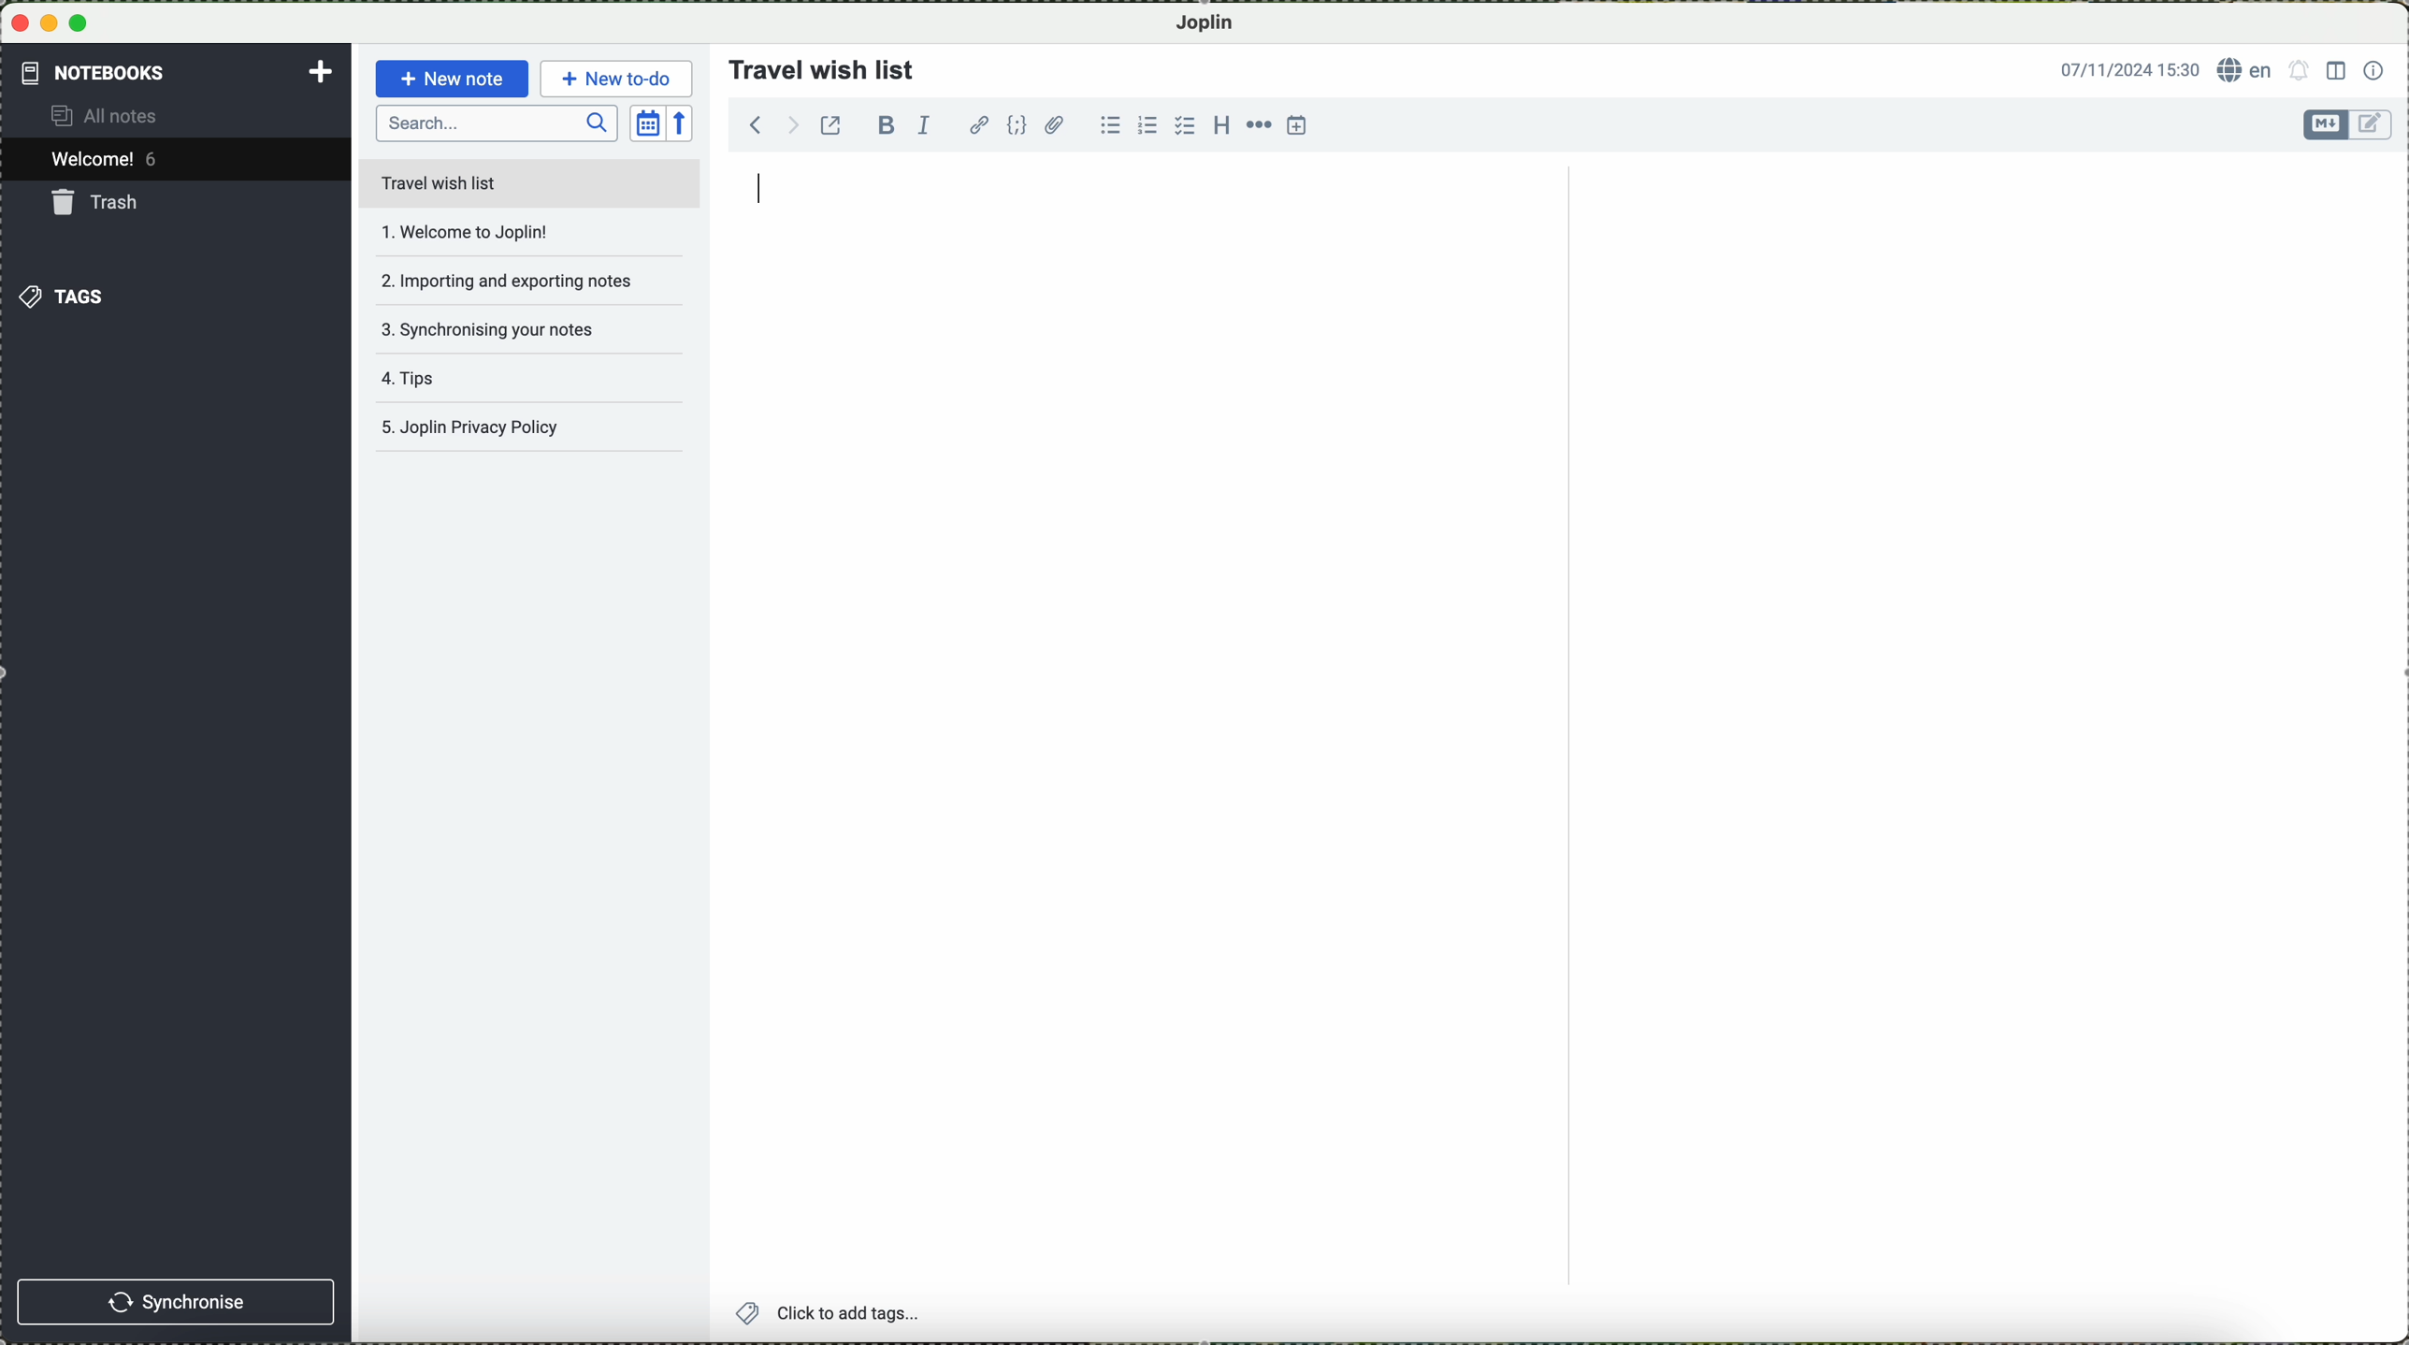  I want to click on tips, so click(494, 385).